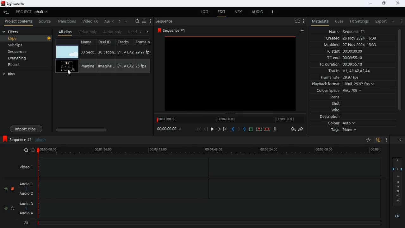  Describe the element at coordinates (12, 75) in the screenshot. I see `bins` at that location.